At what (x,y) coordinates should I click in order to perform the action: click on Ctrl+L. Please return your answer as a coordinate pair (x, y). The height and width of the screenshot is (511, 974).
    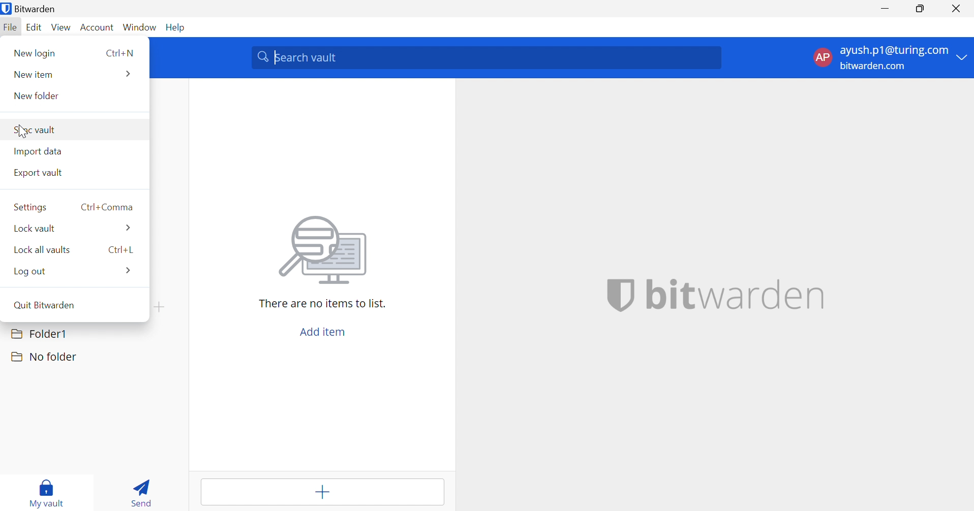
    Looking at the image, I should click on (122, 249).